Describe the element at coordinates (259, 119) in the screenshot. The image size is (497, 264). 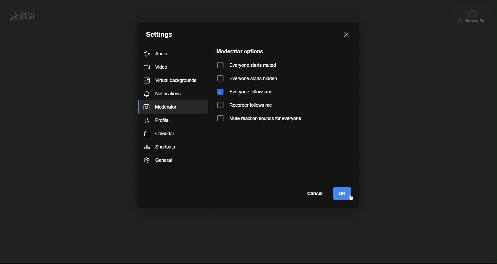
I see `Mute reaction sounds for everyone` at that location.